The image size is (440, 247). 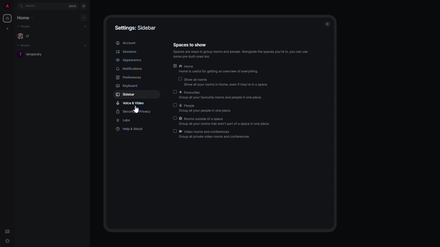 I want to click on add, so click(x=84, y=18).